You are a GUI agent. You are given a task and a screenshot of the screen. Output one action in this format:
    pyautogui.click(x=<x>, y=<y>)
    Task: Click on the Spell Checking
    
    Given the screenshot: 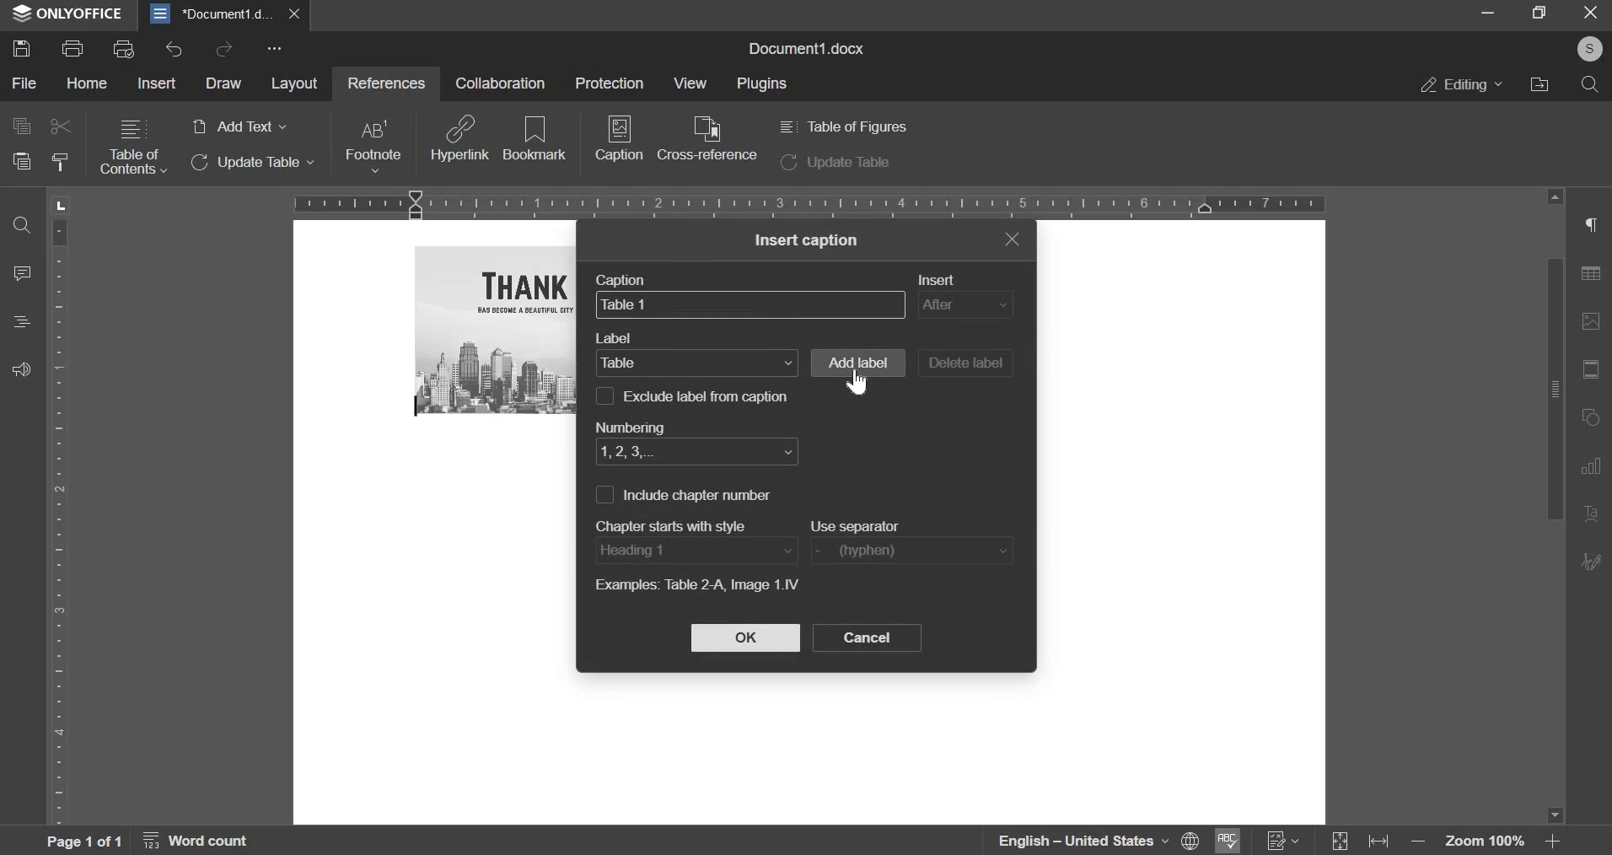 What is the action you would take?
    pyautogui.click(x=1225, y=841)
    